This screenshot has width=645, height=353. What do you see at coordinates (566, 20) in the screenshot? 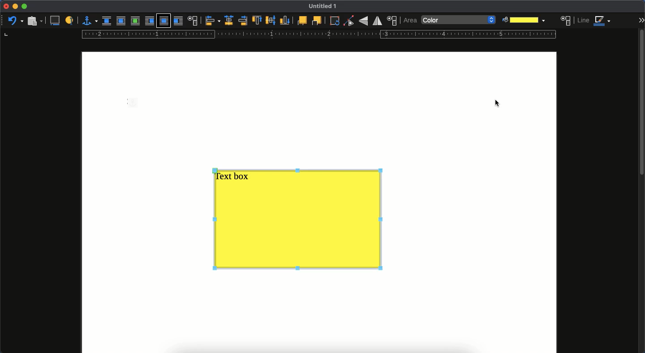
I see `area` at bounding box center [566, 20].